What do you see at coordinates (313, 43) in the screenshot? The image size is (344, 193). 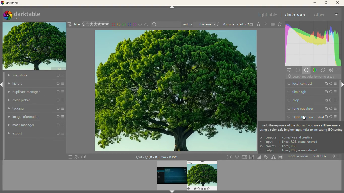 I see `color` at bounding box center [313, 43].